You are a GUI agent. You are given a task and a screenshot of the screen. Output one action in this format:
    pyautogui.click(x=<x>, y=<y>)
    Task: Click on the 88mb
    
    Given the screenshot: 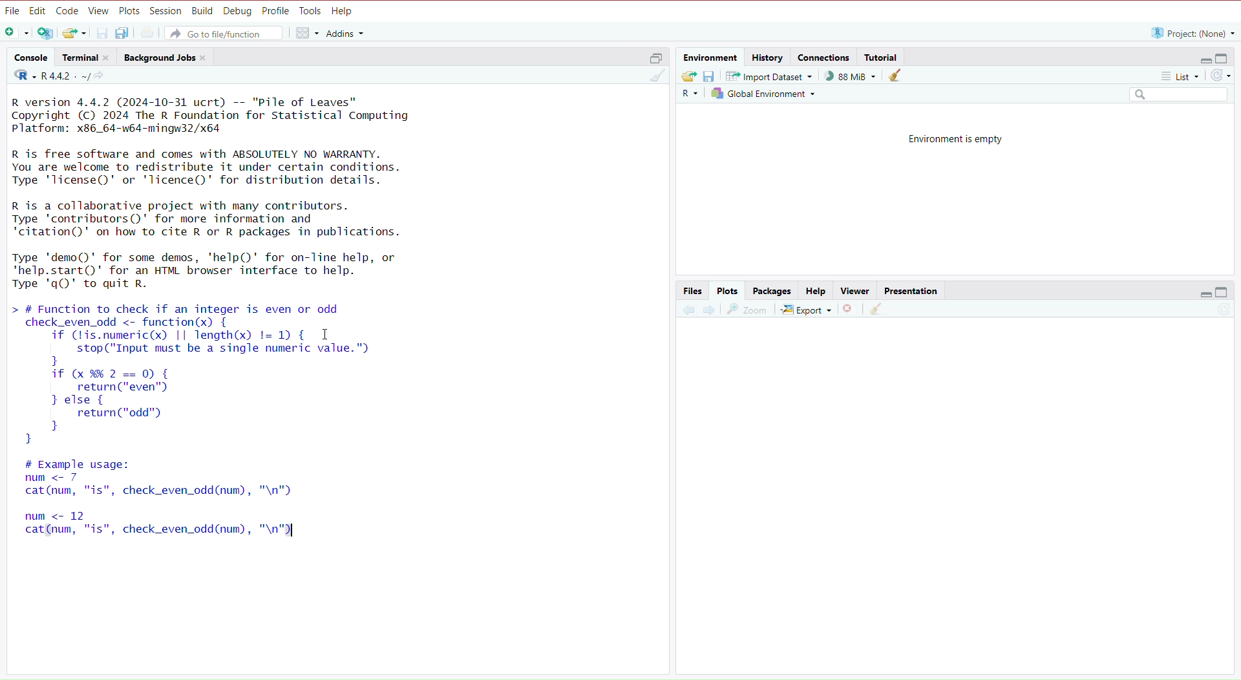 What is the action you would take?
    pyautogui.click(x=851, y=76)
    